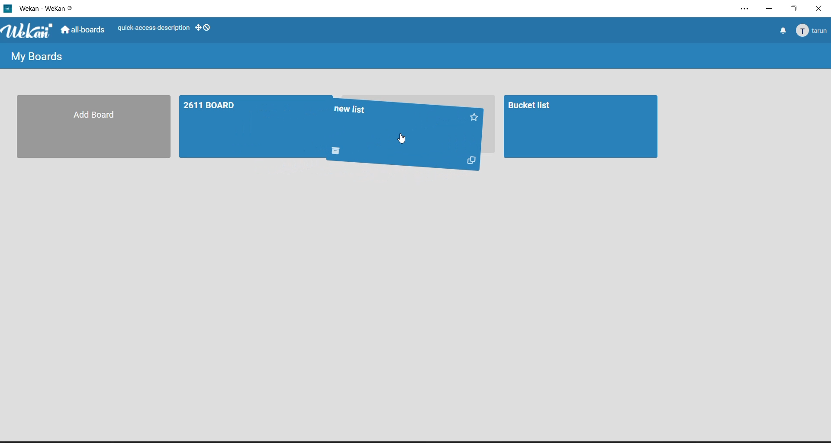 The width and height of the screenshot is (831, 443). I want to click on quick access description, so click(153, 29).